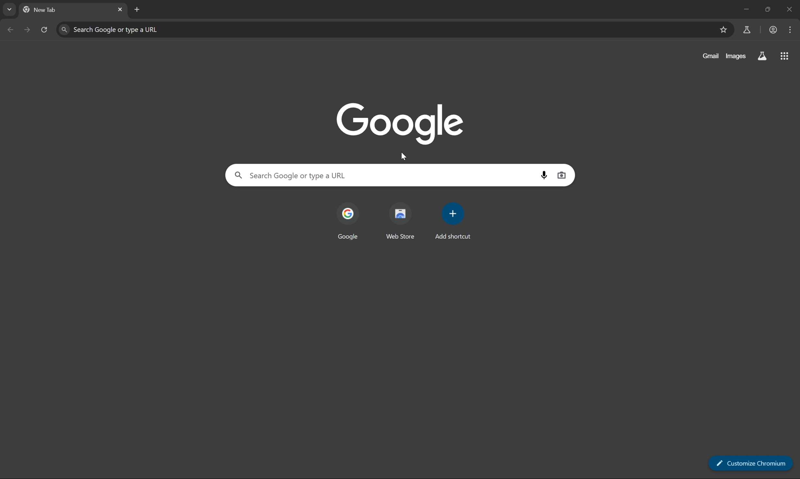 The height and width of the screenshot is (479, 800). What do you see at coordinates (785, 55) in the screenshot?
I see `apps` at bounding box center [785, 55].